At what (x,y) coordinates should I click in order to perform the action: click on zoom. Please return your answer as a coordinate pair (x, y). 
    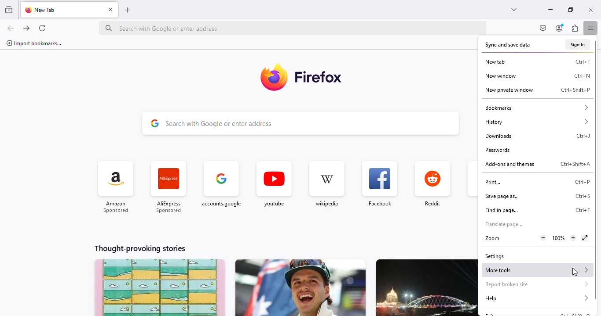
    Looking at the image, I should click on (492, 239).